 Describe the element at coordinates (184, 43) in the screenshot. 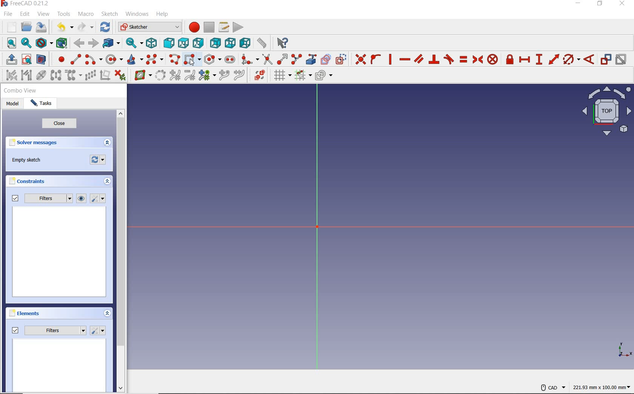

I see `top` at that location.